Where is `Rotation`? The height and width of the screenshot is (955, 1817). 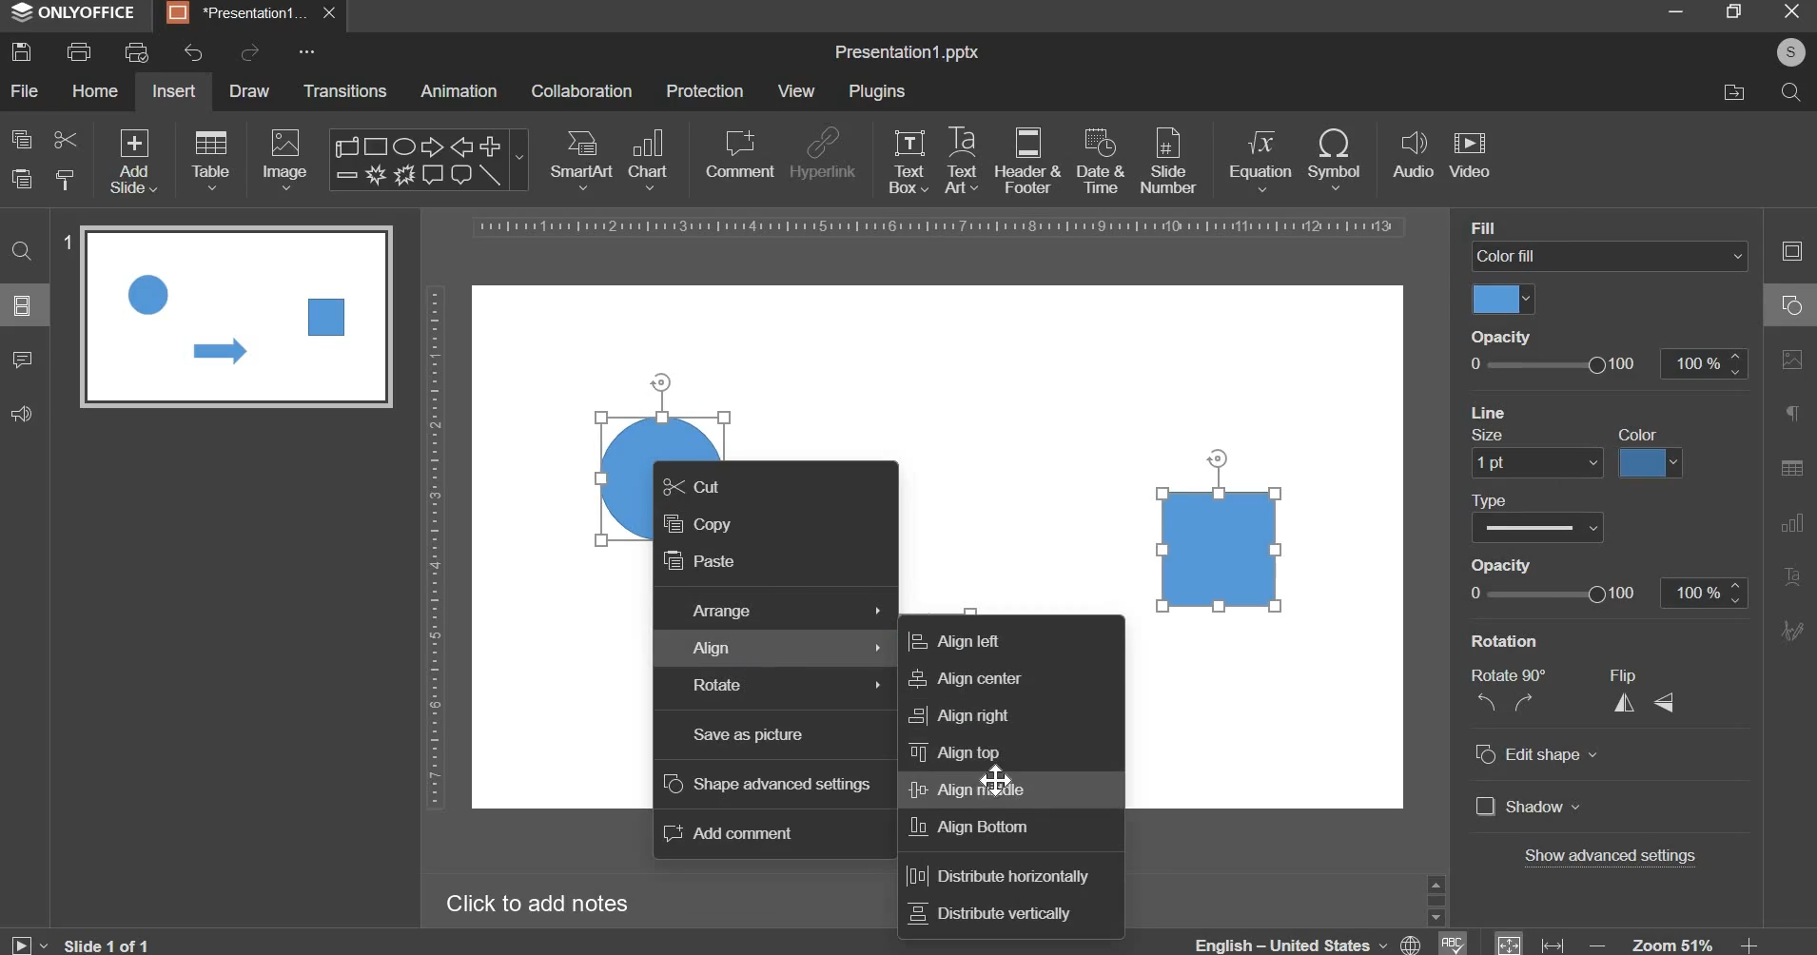 Rotation is located at coordinates (1516, 640).